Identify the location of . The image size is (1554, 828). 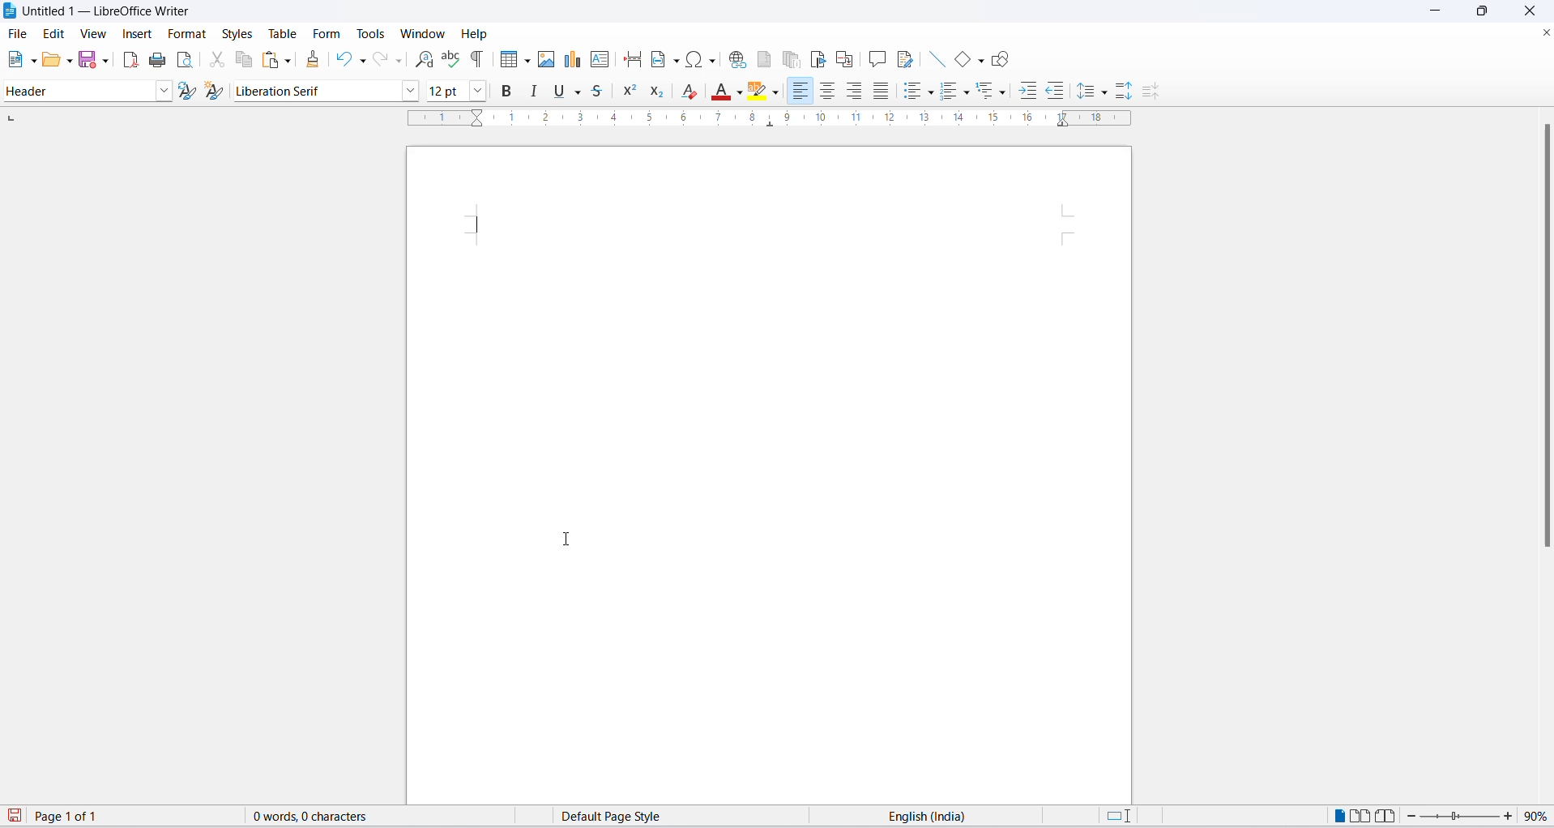
(1534, 10).